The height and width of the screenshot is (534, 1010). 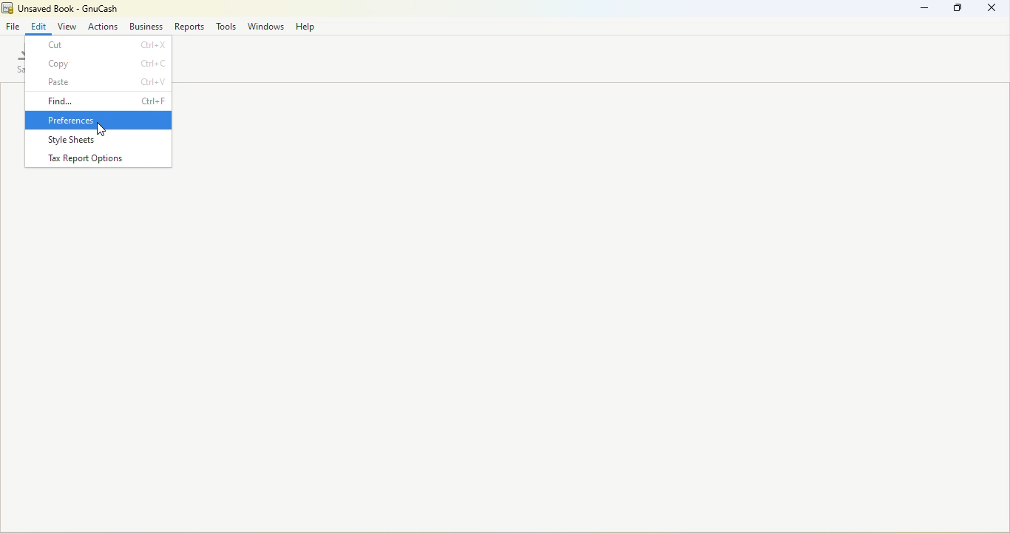 What do you see at coordinates (98, 119) in the screenshot?
I see `Preferences` at bounding box center [98, 119].